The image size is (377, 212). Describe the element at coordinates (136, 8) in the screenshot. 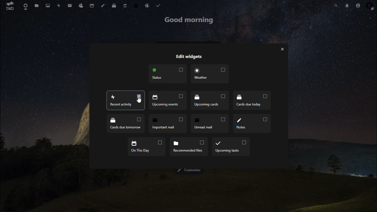

I see `free trial` at that location.